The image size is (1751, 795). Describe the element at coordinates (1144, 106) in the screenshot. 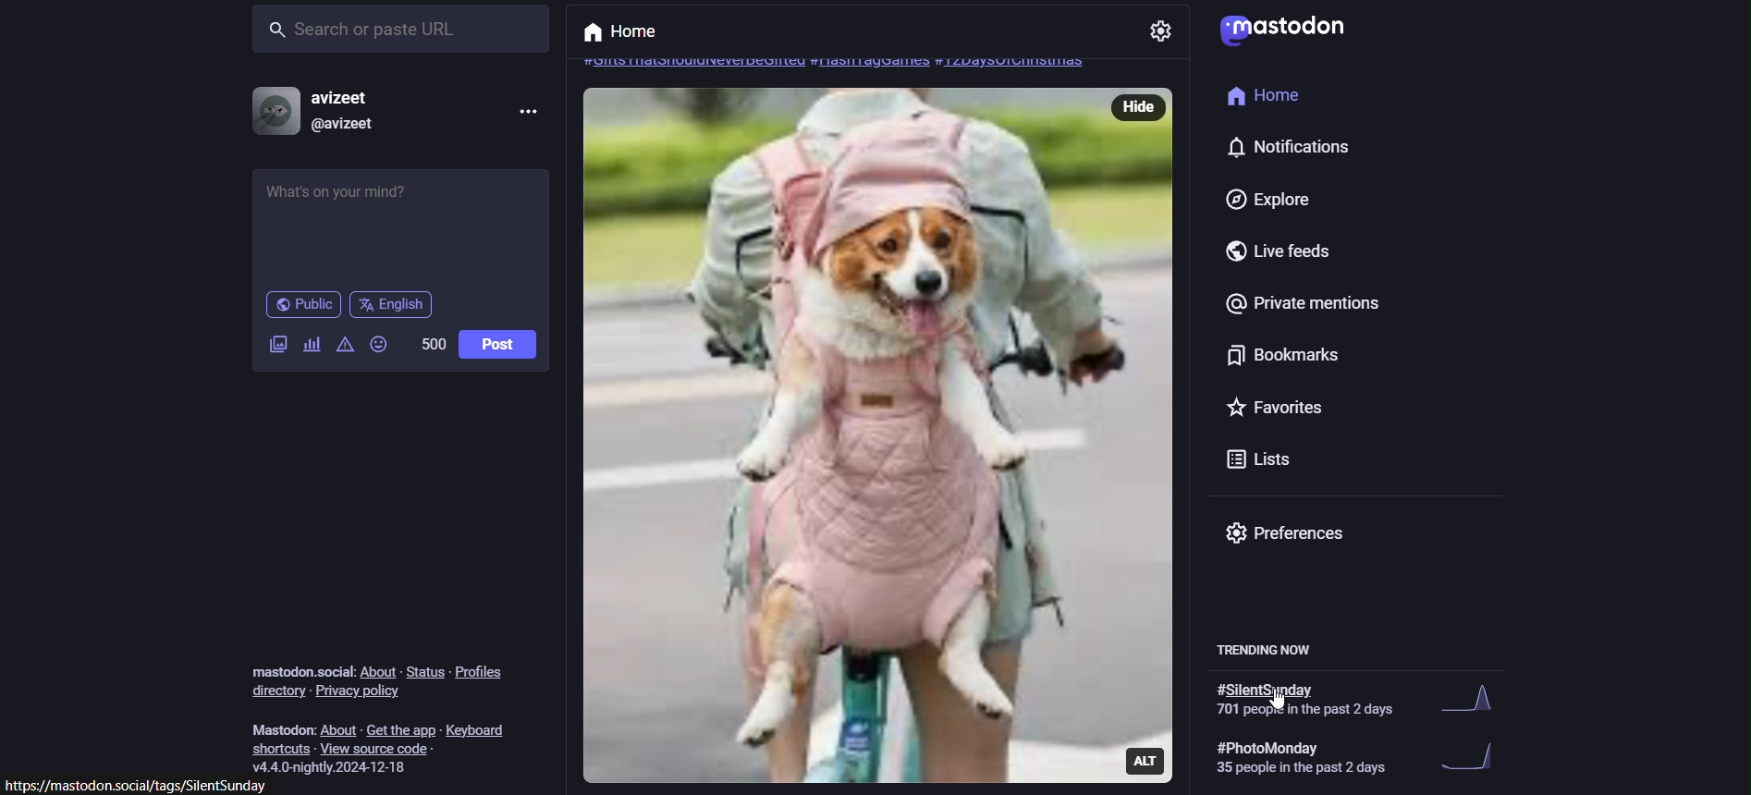

I see `Hide` at that location.